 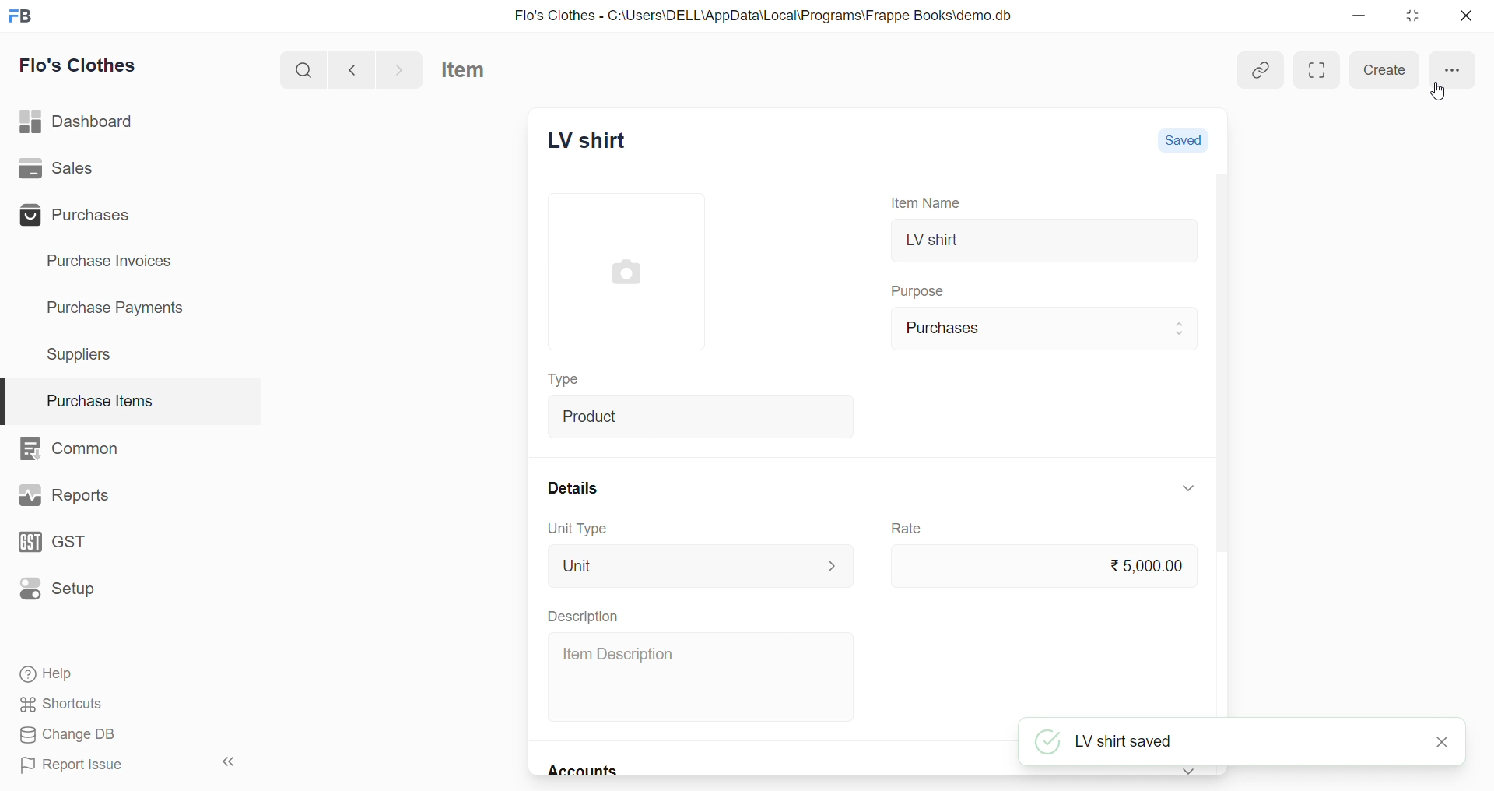 What do you see at coordinates (123, 734) in the screenshot?
I see `Change DB` at bounding box center [123, 734].